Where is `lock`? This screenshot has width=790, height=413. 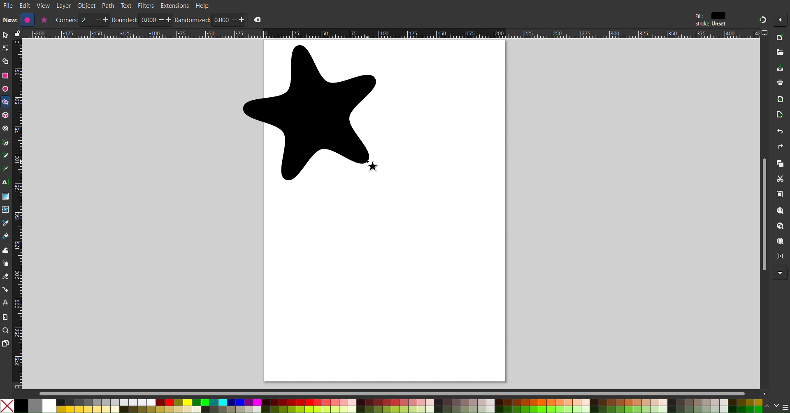 lock is located at coordinates (16, 33).